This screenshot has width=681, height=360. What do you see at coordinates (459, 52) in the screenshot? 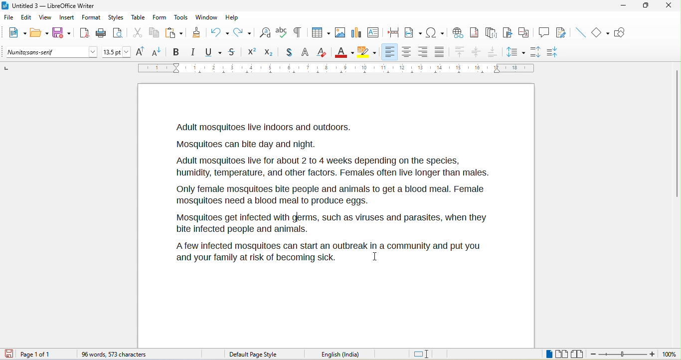
I see `align top` at bounding box center [459, 52].